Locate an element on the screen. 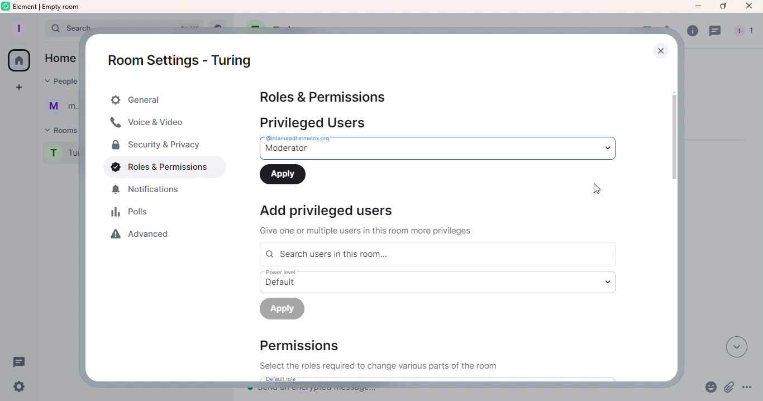  People is located at coordinates (61, 82).